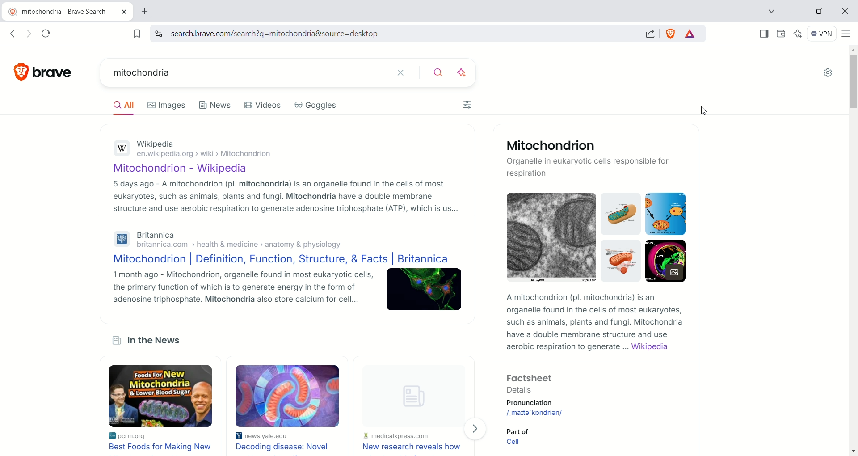 This screenshot has width=858, height=456. What do you see at coordinates (475, 430) in the screenshot?
I see `Next` at bounding box center [475, 430].